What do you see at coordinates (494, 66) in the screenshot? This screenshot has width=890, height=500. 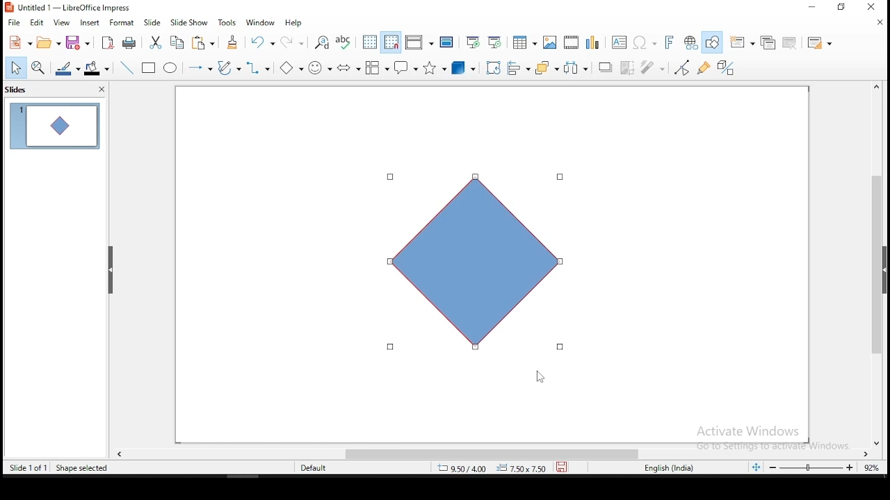 I see `rotate` at bounding box center [494, 66].